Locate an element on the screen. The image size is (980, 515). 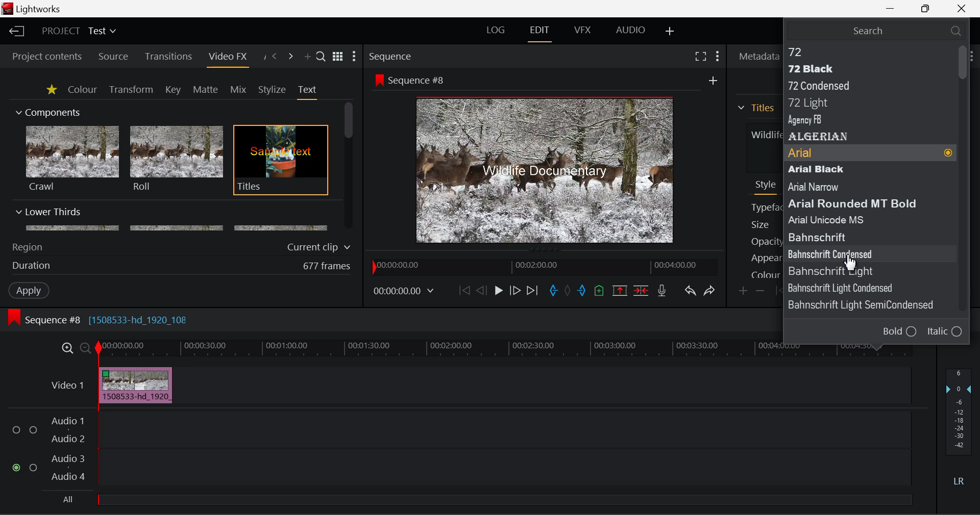
Remove all marks is located at coordinates (569, 292).